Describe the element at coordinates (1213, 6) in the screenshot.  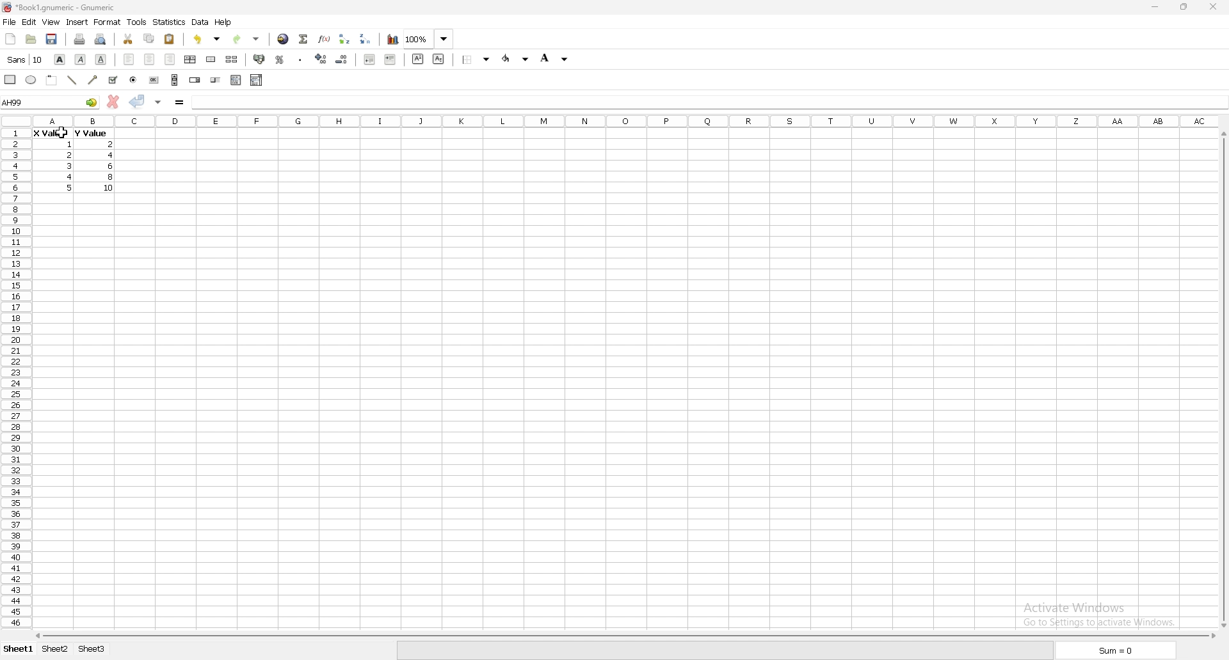
I see `close` at that location.